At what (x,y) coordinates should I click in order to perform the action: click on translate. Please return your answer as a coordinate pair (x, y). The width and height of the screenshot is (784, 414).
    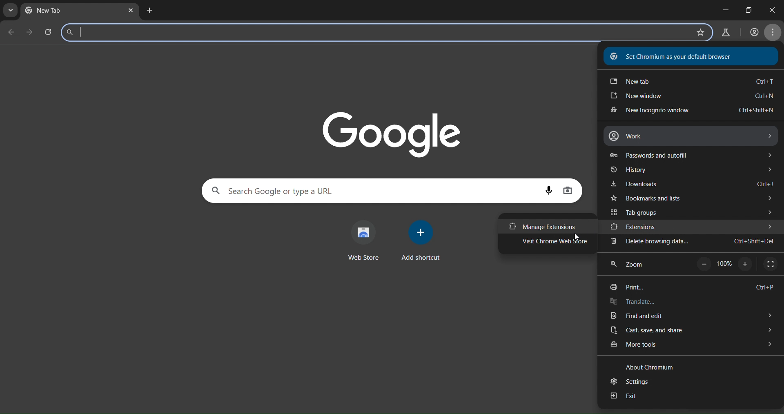
    Looking at the image, I should click on (634, 302).